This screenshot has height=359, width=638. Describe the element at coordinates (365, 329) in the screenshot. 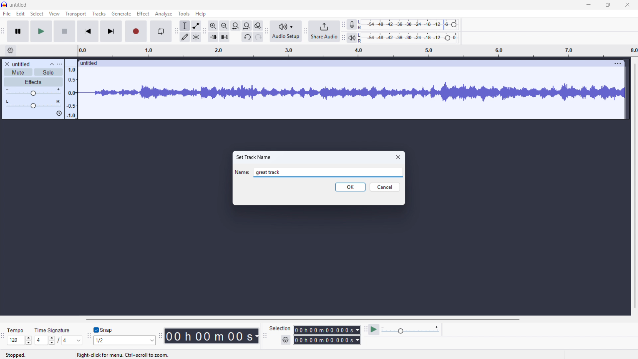

I see `Play at speed toolbar ` at that location.